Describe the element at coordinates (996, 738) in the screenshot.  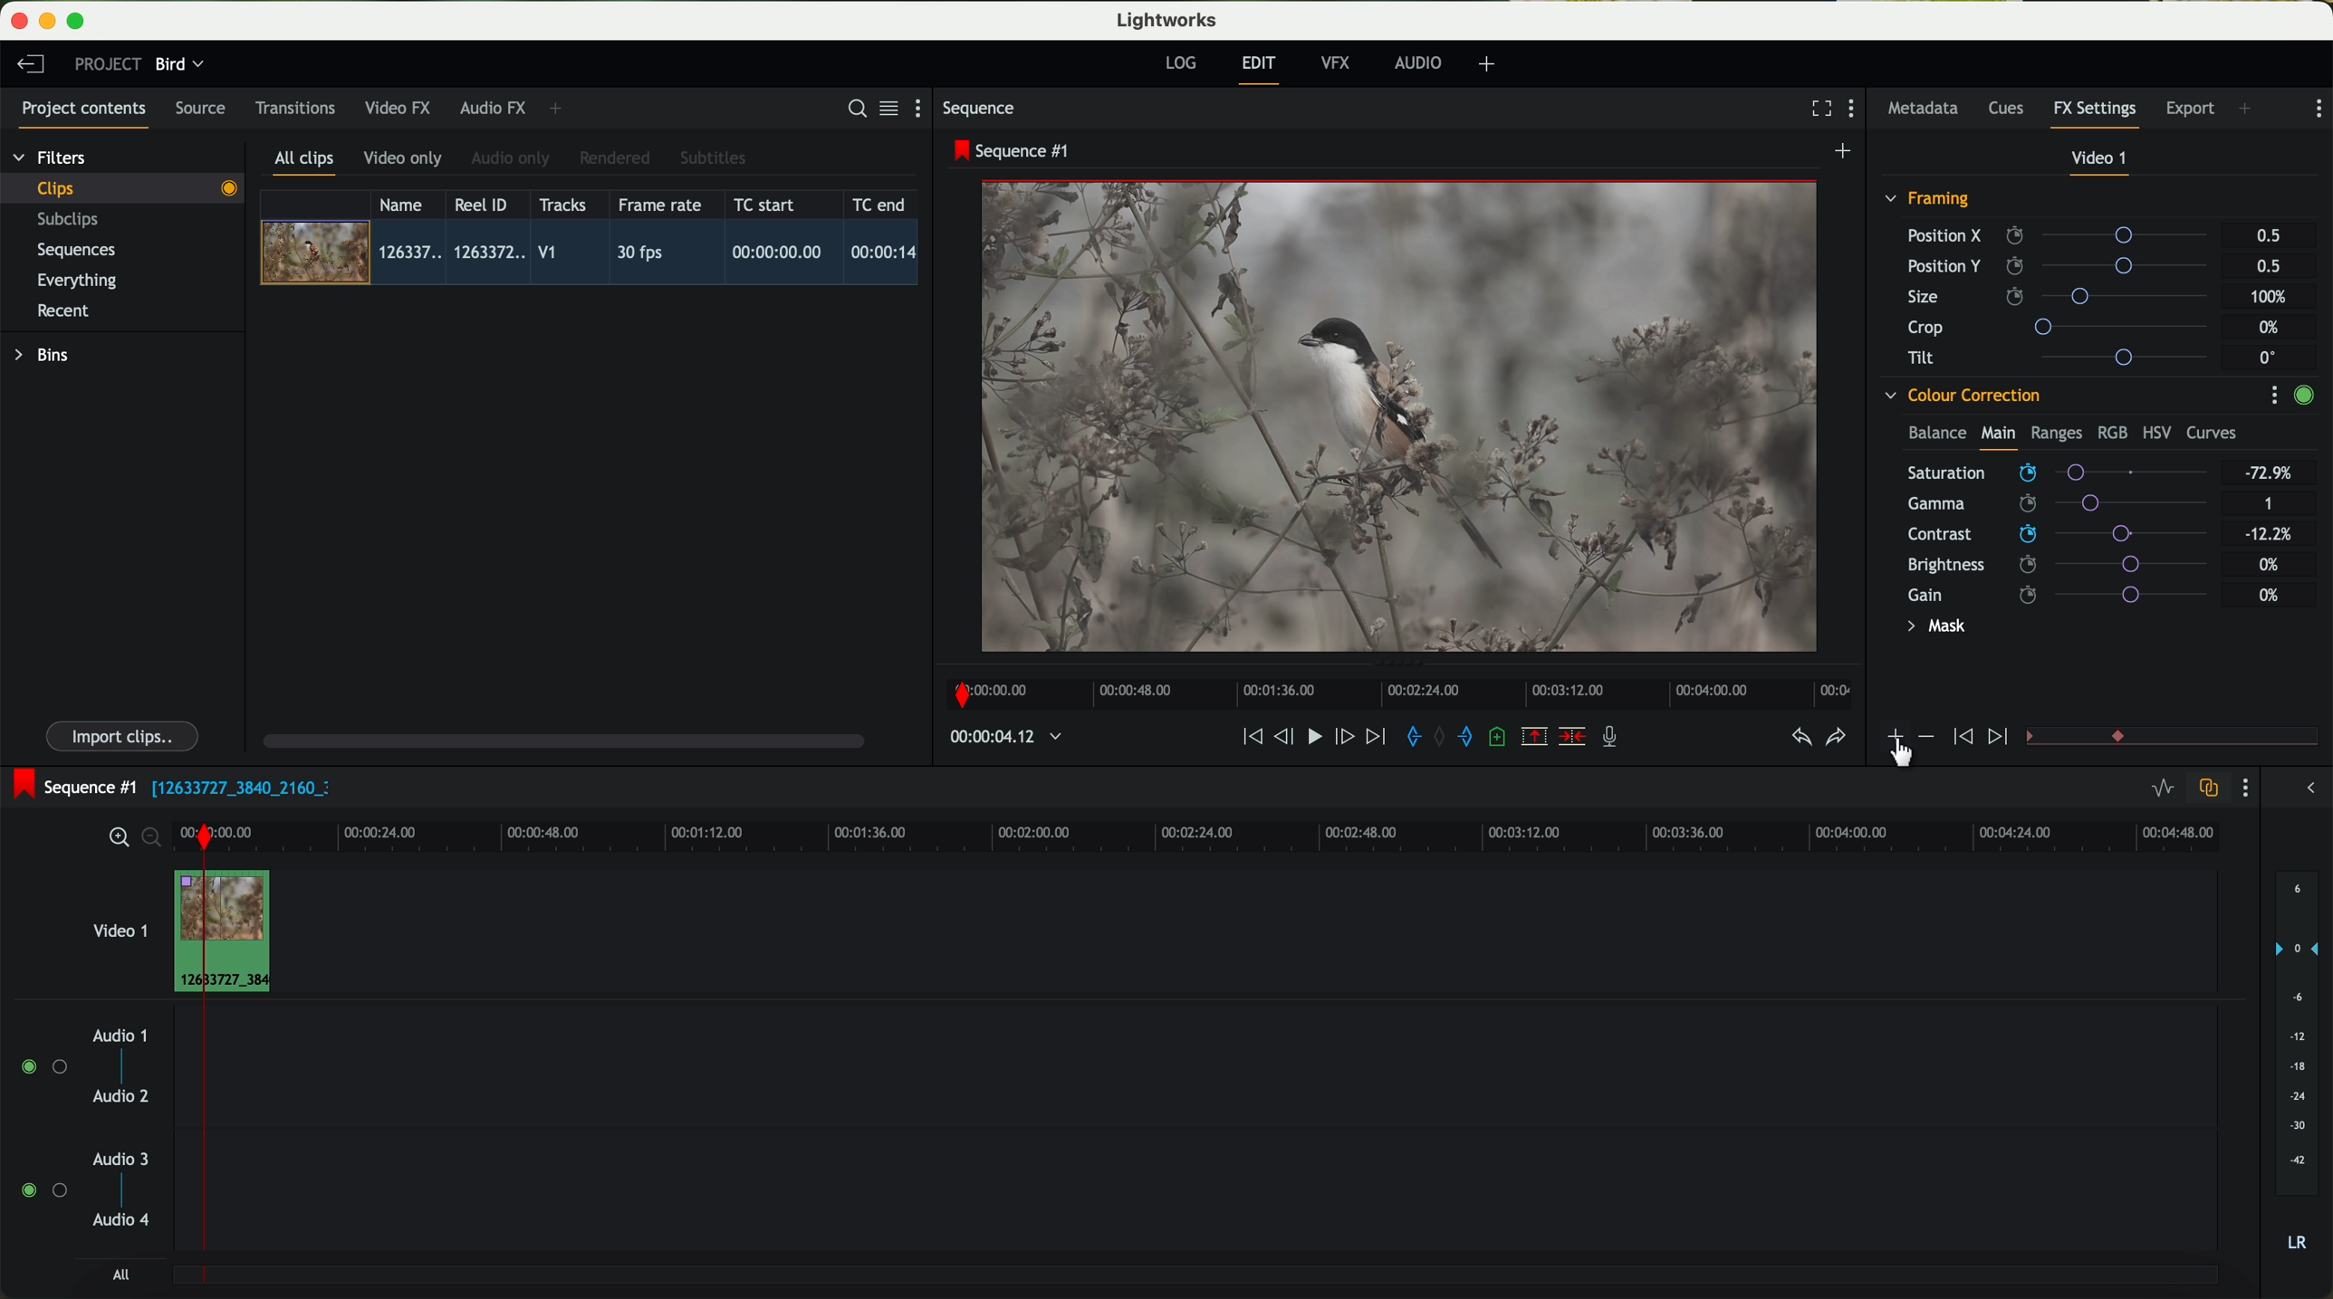
I see `timeline` at that location.